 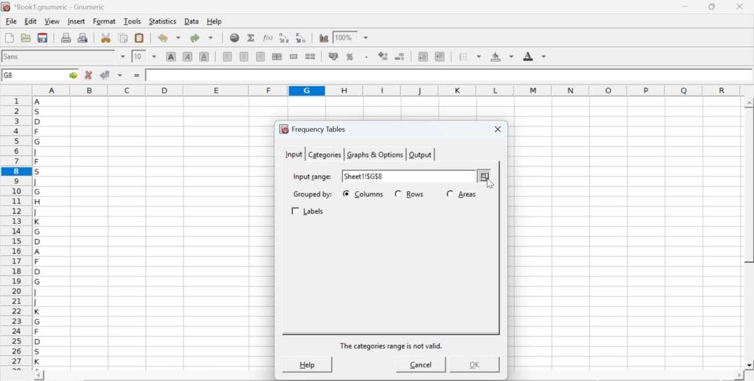 What do you see at coordinates (140, 38) in the screenshot?
I see `paste` at bounding box center [140, 38].